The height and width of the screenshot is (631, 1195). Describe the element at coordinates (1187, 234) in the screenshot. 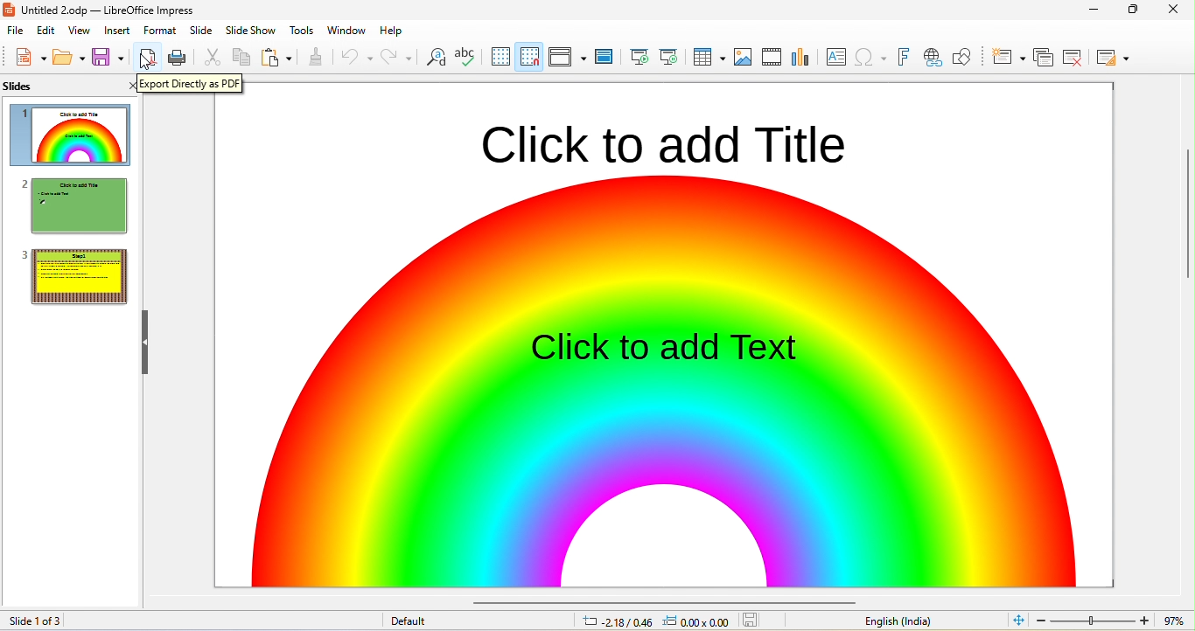

I see `vertical scroll bar` at that location.